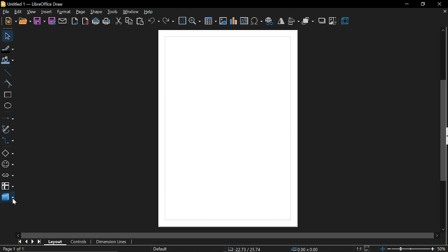 The image size is (448, 252). What do you see at coordinates (6, 12) in the screenshot?
I see `file` at bounding box center [6, 12].